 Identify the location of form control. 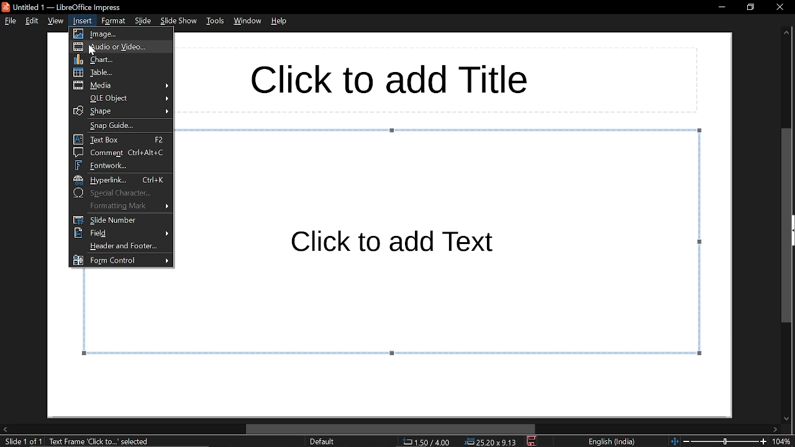
(122, 260).